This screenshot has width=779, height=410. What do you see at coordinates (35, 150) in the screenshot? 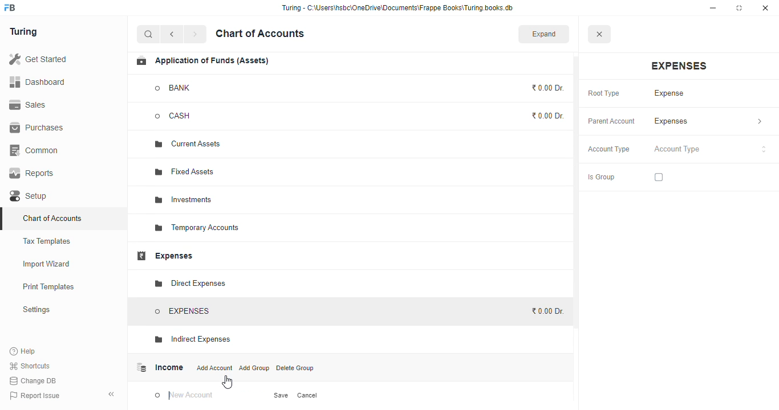
I see `common` at bounding box center [35, 150].